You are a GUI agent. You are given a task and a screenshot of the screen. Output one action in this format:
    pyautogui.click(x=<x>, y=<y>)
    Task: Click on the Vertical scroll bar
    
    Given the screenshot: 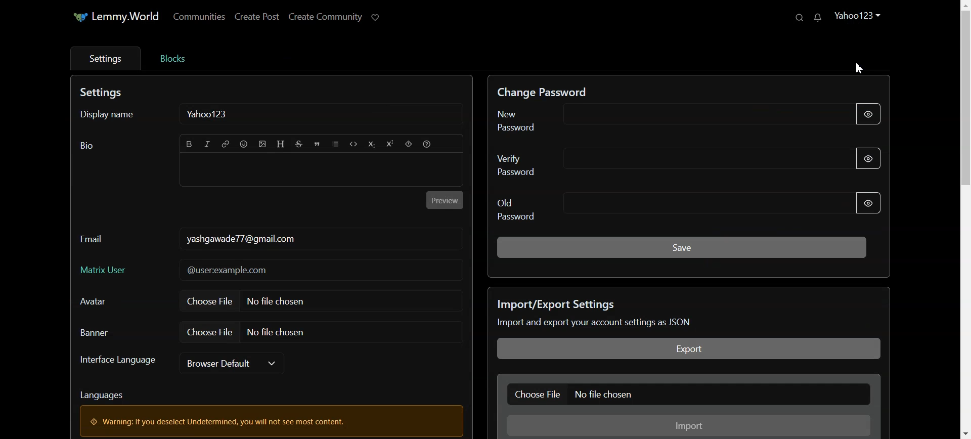 What is the action you would take?
    pyautogui.click(x=965, y=219)
    